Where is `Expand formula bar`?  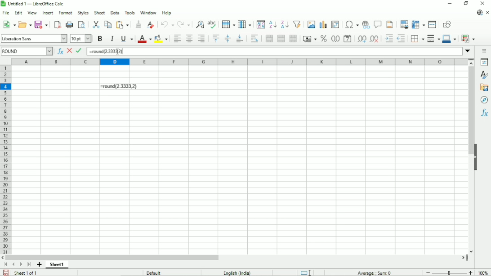 Expand formula bar is located at coordinates (469, 51).